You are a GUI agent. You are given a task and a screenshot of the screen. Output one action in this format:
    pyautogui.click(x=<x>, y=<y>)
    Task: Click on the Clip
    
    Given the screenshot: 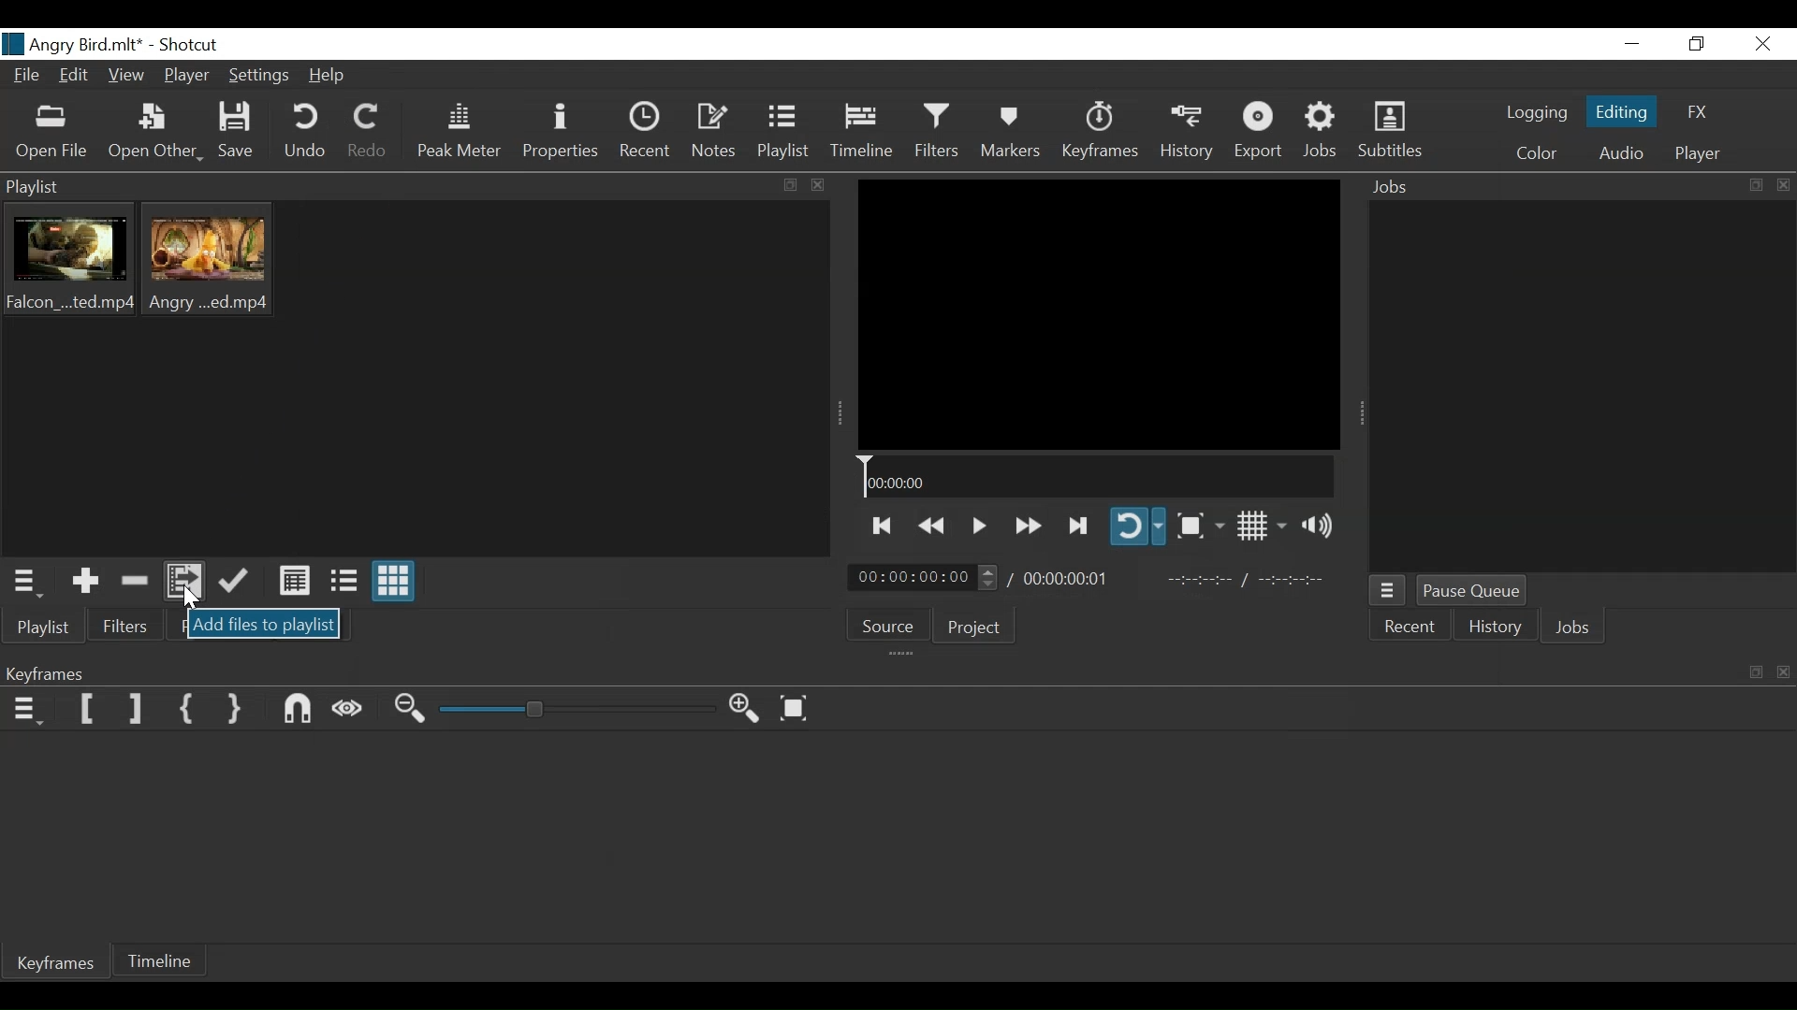 What is the action you would take?
    pyautogui.click(x=74, y=264)
    